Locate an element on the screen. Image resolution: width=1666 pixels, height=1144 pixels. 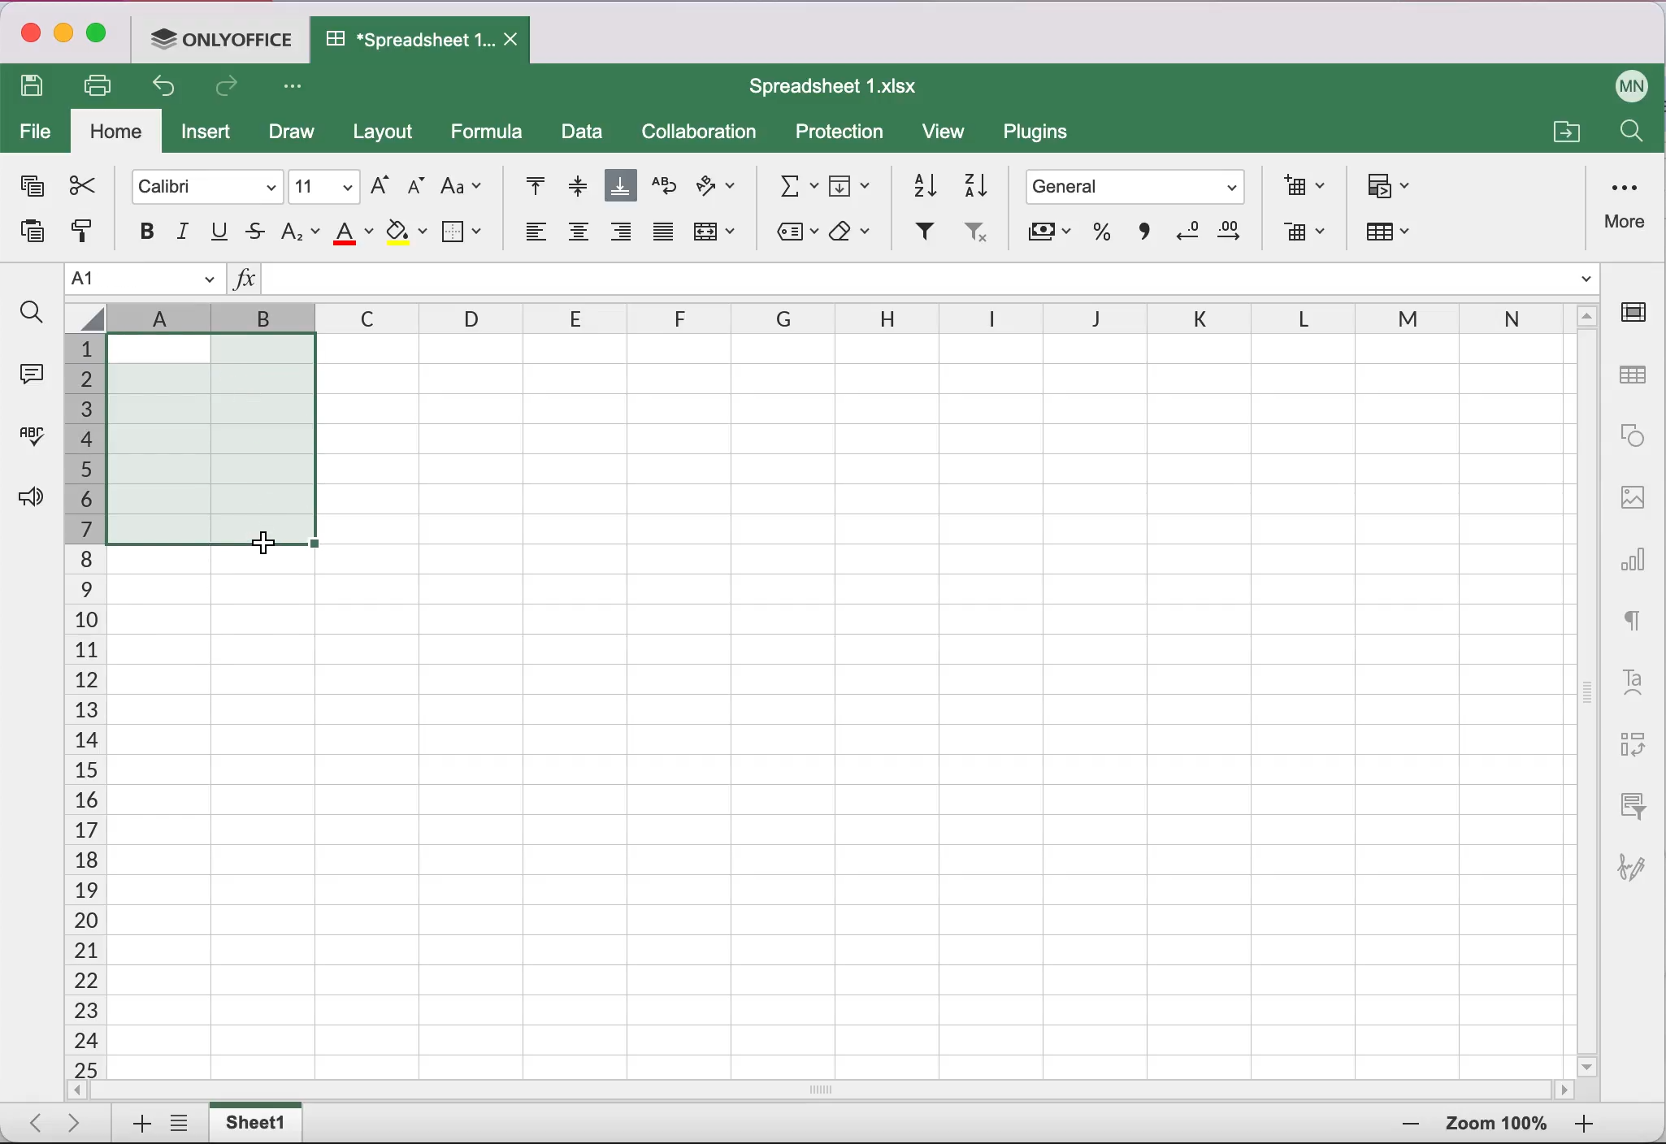
cut is located at coordinates (80, 185).